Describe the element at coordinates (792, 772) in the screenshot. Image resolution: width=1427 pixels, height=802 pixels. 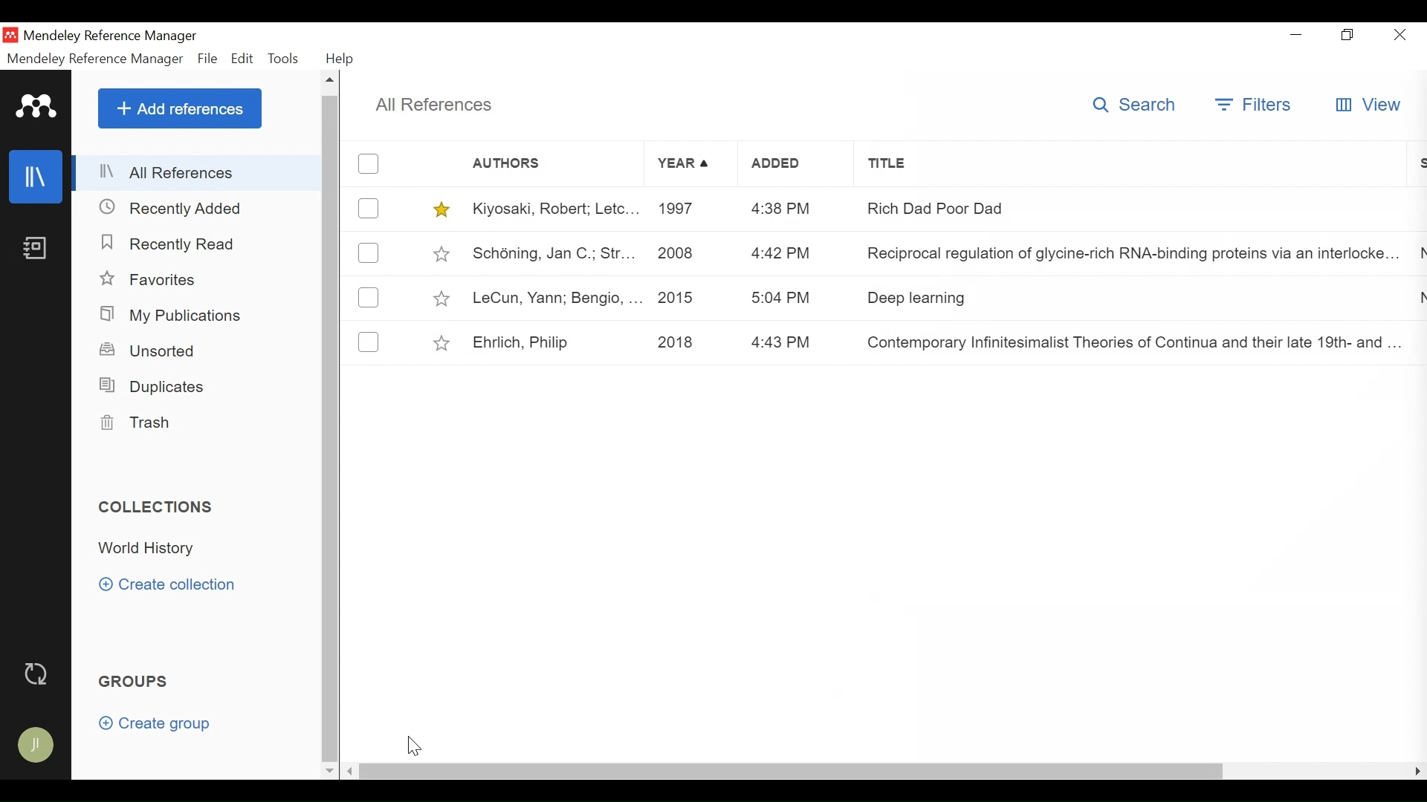
I see `Horizontal Scroll bar` at that location.